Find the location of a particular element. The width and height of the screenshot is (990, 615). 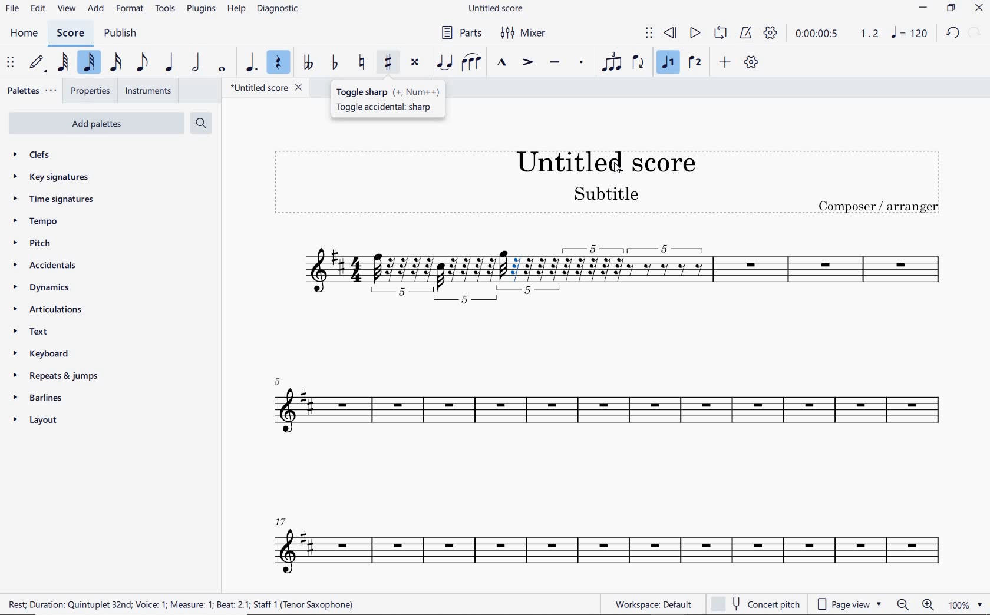

PROPERTIES is located at coordinates (91, 91).